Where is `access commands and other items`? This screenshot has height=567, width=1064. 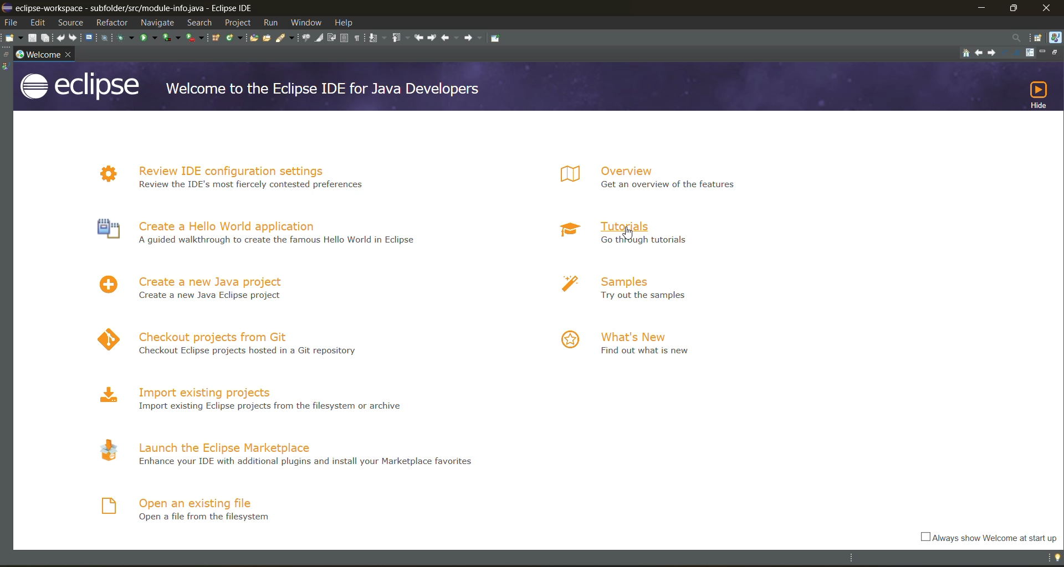
access commands and other items is located at coordinates (1017, 37).